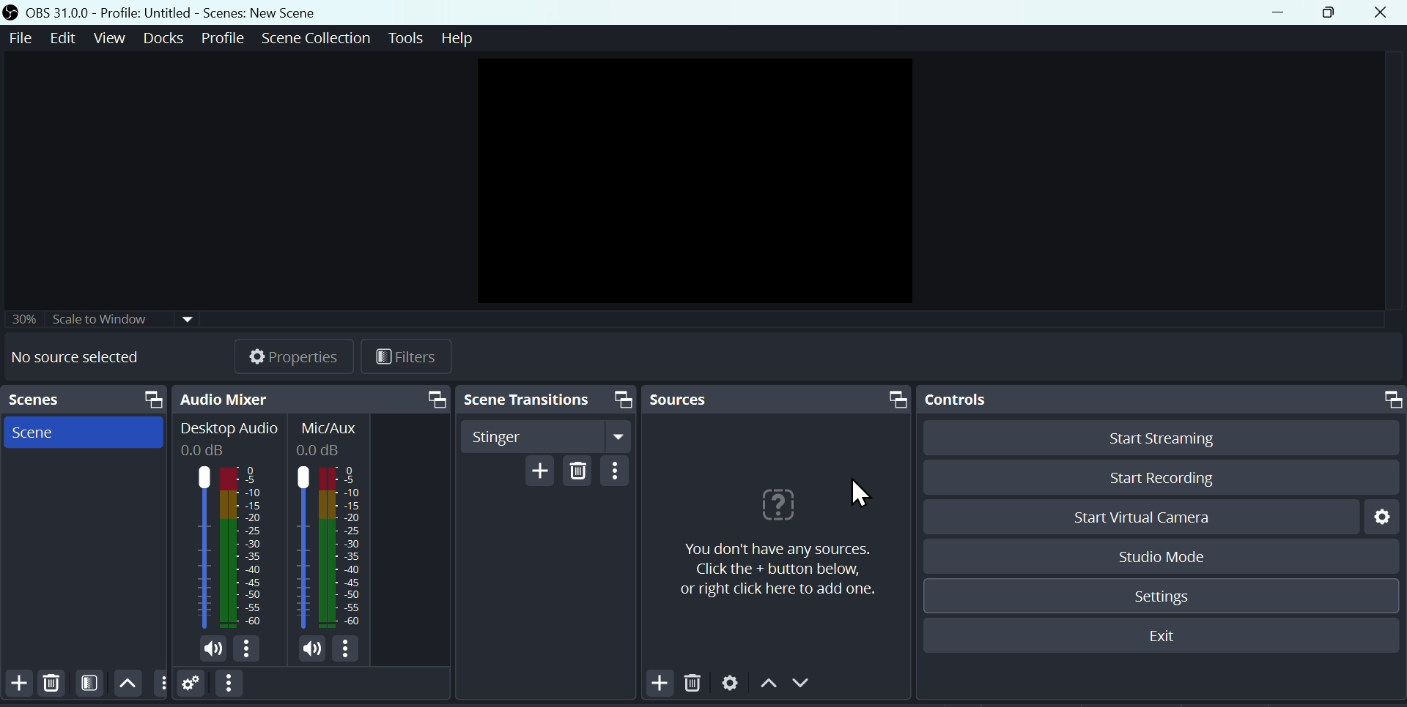 The width and height of the screenshot is (1407, 707). I want to click on Start Streaming, so click(1164, 441).